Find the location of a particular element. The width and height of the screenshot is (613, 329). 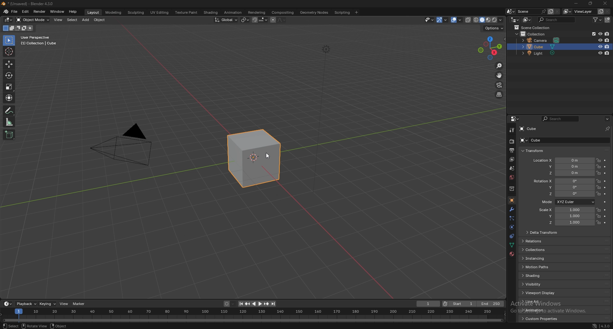

rotate view is located at coordinates (35, 326).